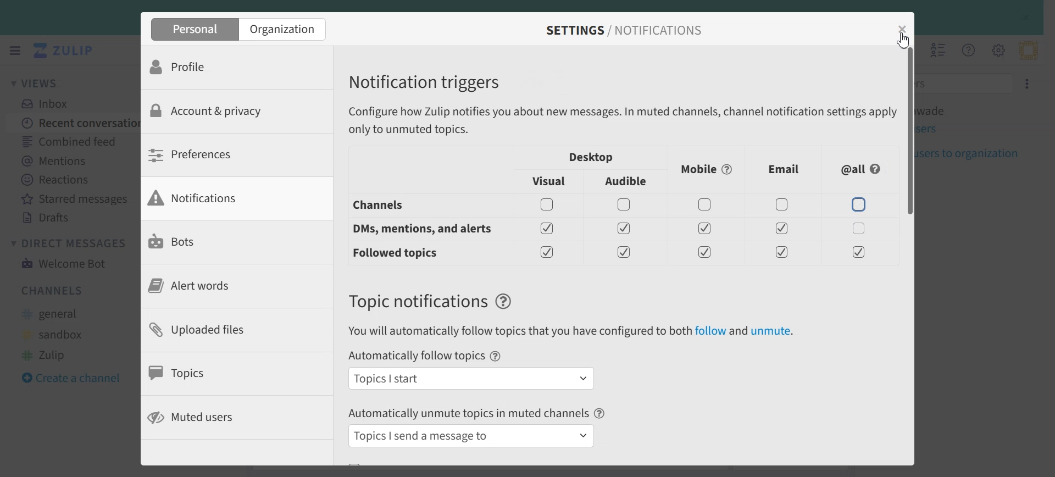  I want to click on Views, so click(41, 82).